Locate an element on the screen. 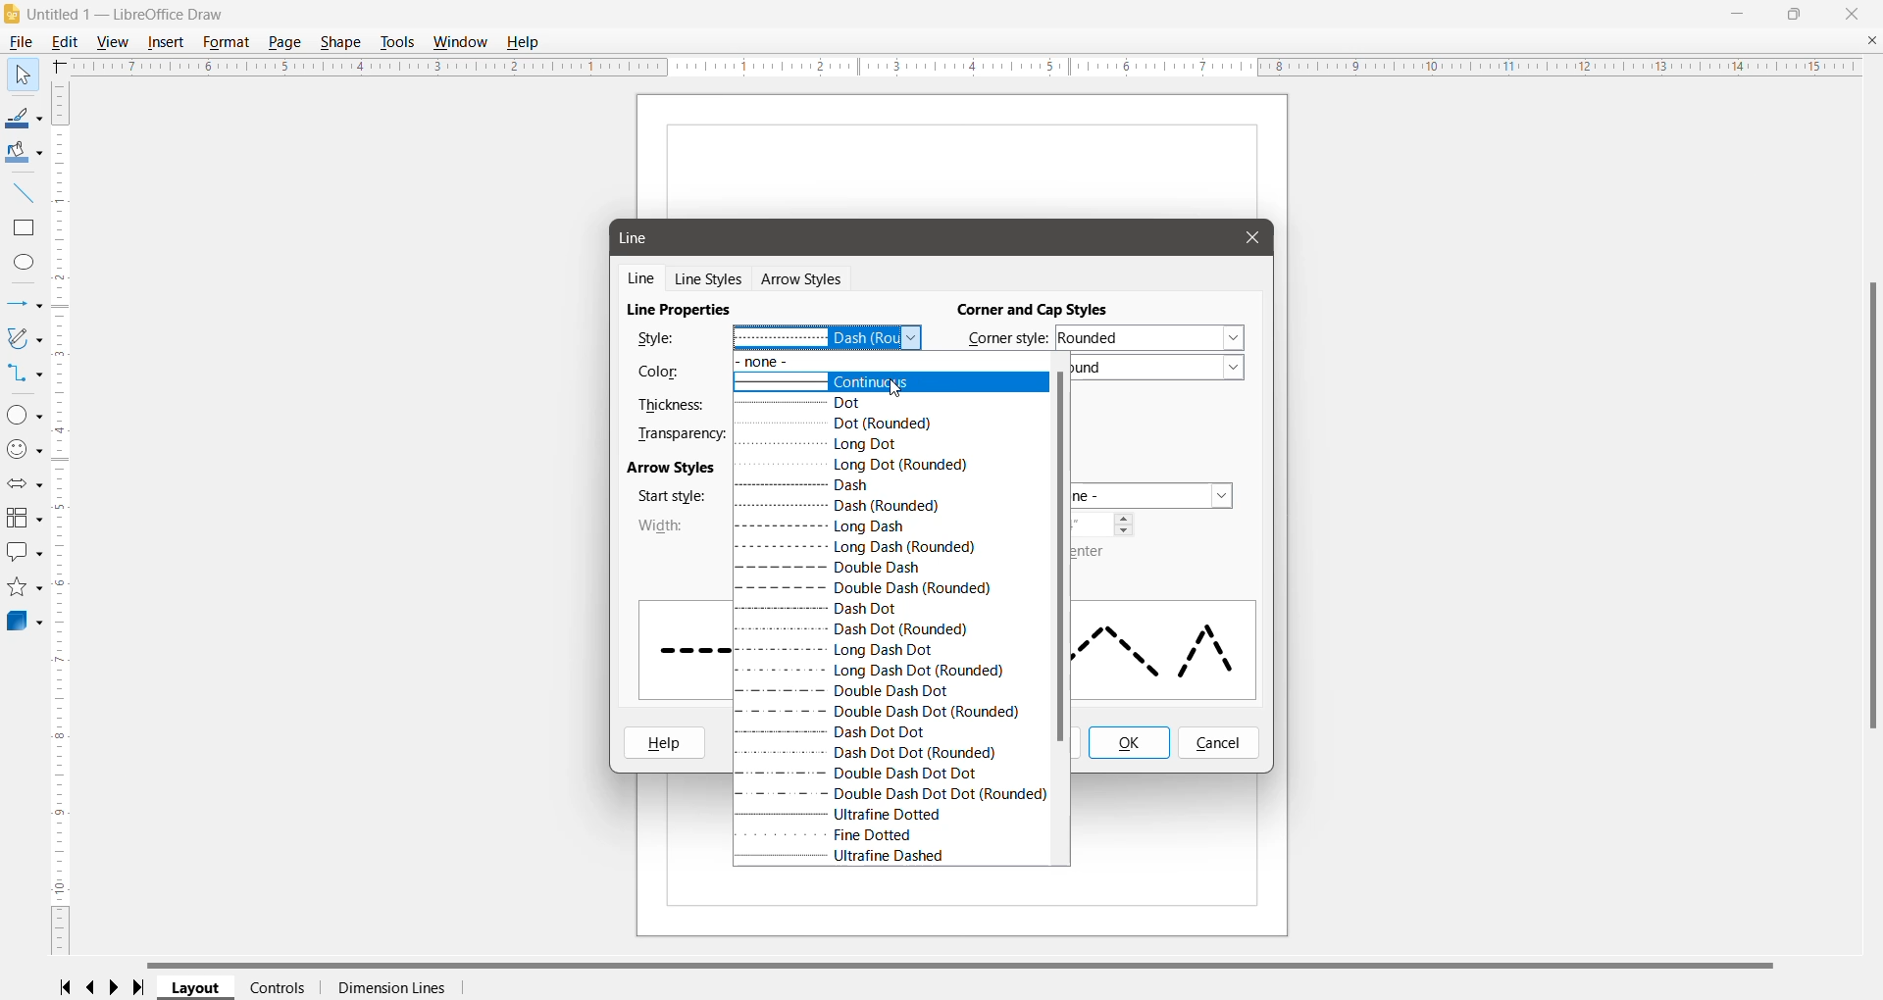 The width and height of the screenshot is (1883, 1000). Insert Line is located at coordinates (25, 193).